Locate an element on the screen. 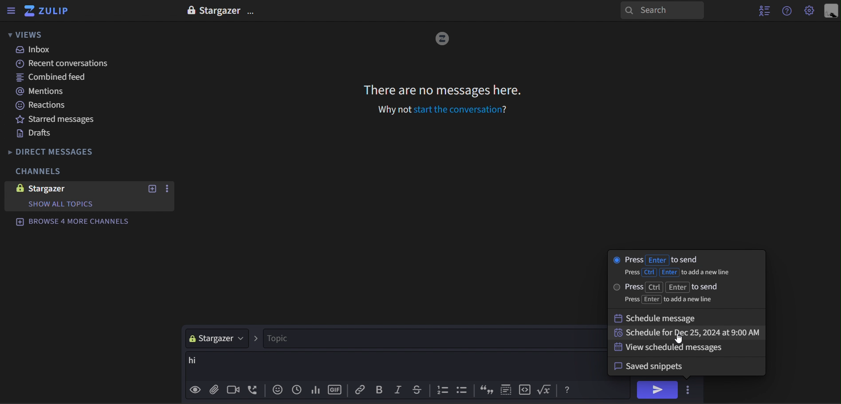 The width and height of the screenshot is (841, 404). views is located at coordinates (32, 35).